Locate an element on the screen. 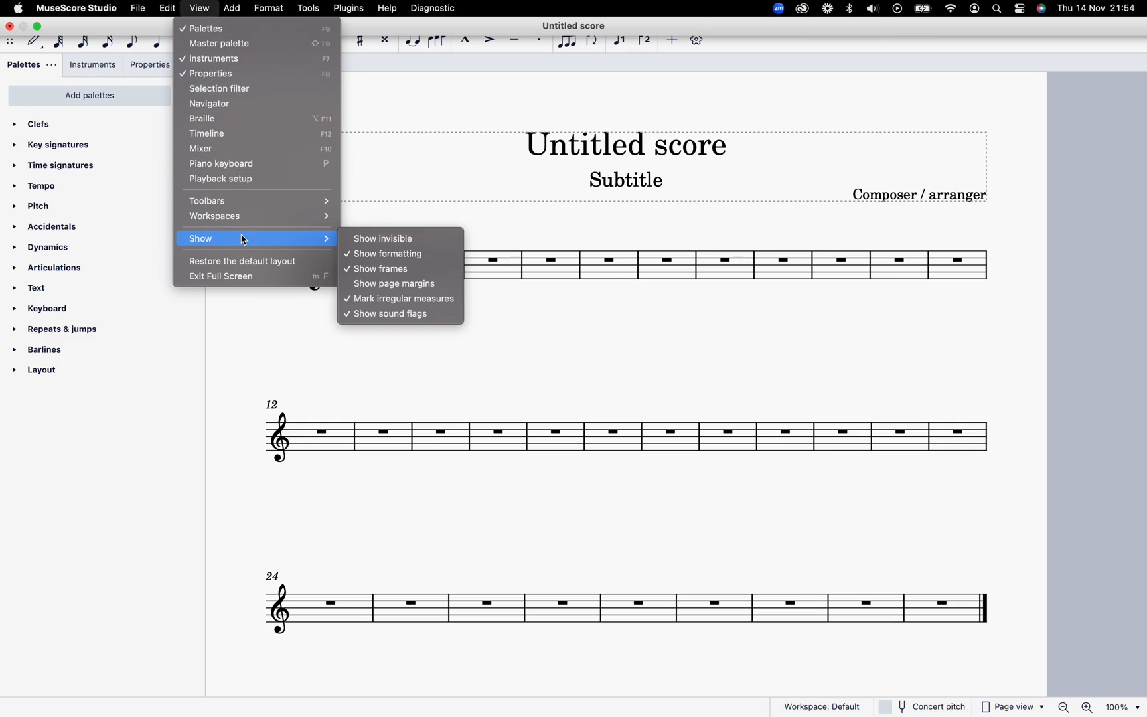 The height and width of the screenshot is (717, 1147). instruments is located at coordinates (212, 59).